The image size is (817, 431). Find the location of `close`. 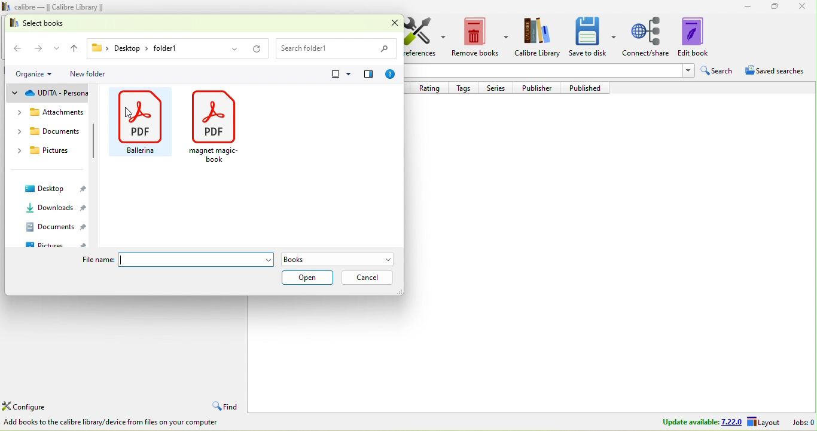

close is located at coordinates (389, 23).